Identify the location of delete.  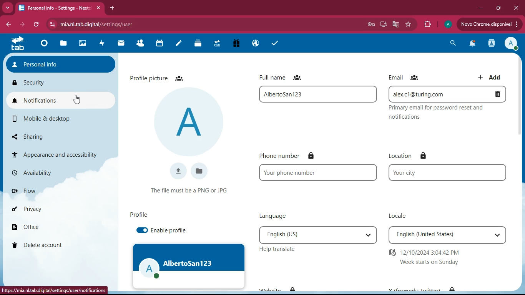
(40, 245).